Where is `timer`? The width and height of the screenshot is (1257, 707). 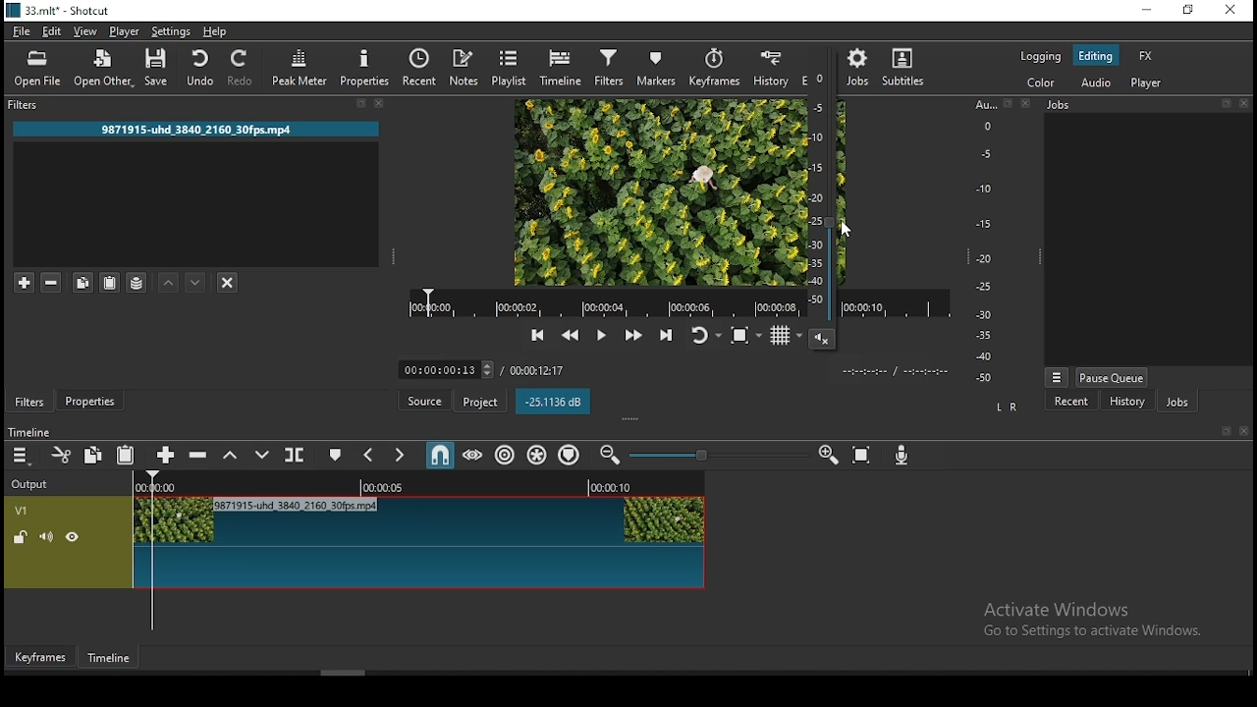
timer is located at coordinates (486, 369).